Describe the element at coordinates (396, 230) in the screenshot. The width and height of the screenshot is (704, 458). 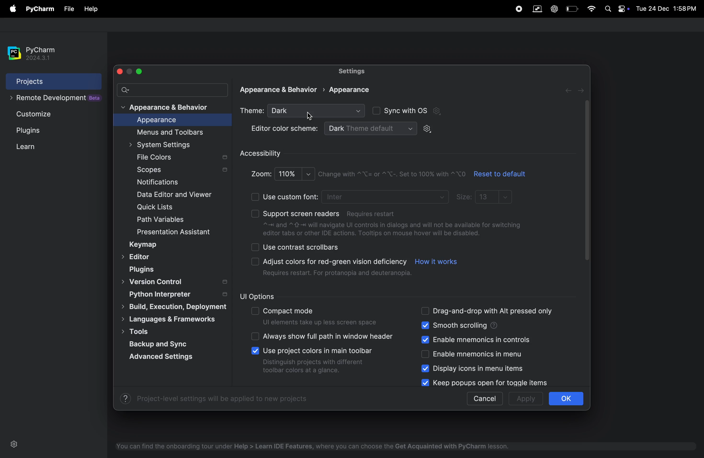
I see `~=n and ~ 4-1 will navigate Ul controls in dialogs and will not be available for switching editor tabs or other IDE actions. Tooltips on mouse hover will be disabled.` at that location.